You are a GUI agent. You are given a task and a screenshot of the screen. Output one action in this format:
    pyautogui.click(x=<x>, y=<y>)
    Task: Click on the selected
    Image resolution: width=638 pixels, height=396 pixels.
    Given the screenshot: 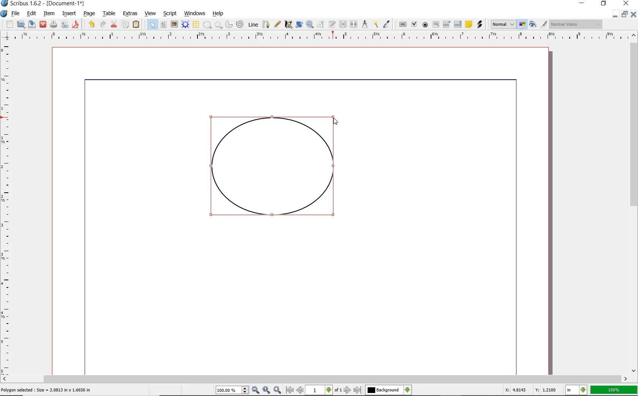 What is the action you would take?
    pyautogui.click(x=46, y=390)
    